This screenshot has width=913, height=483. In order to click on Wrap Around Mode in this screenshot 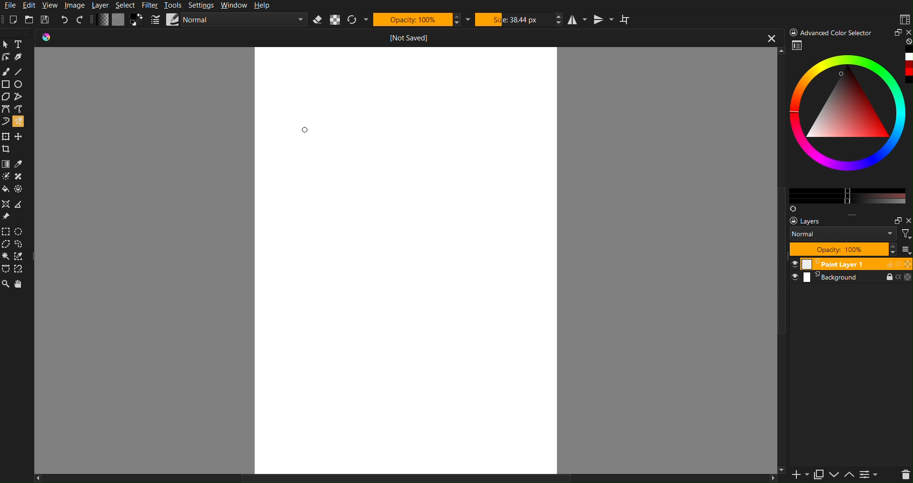, I will do `click(626, 19)`.